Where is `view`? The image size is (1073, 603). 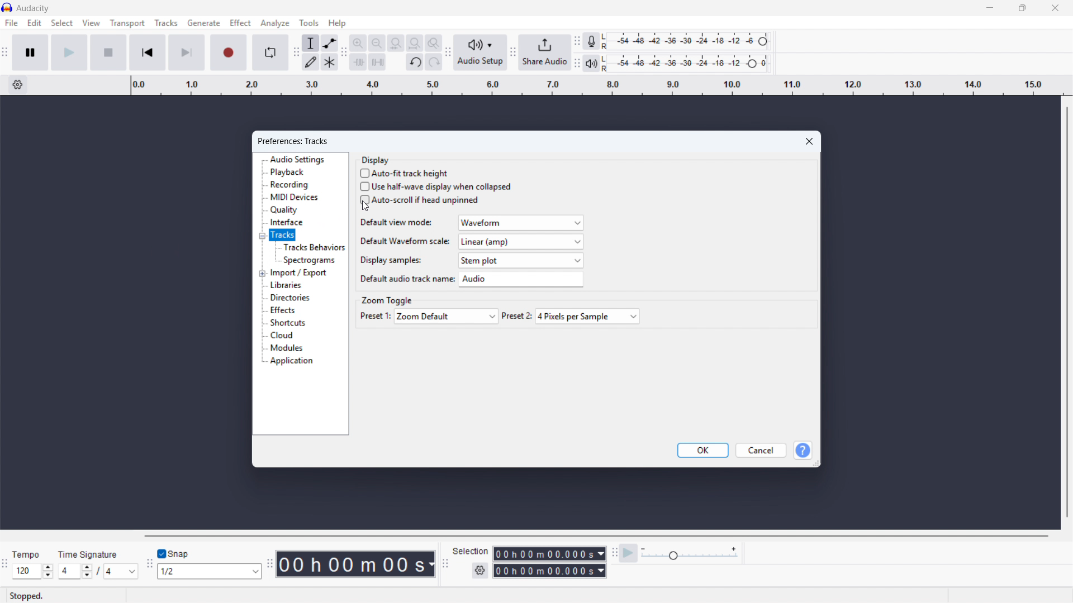 view is located at coordinates (91, 23).